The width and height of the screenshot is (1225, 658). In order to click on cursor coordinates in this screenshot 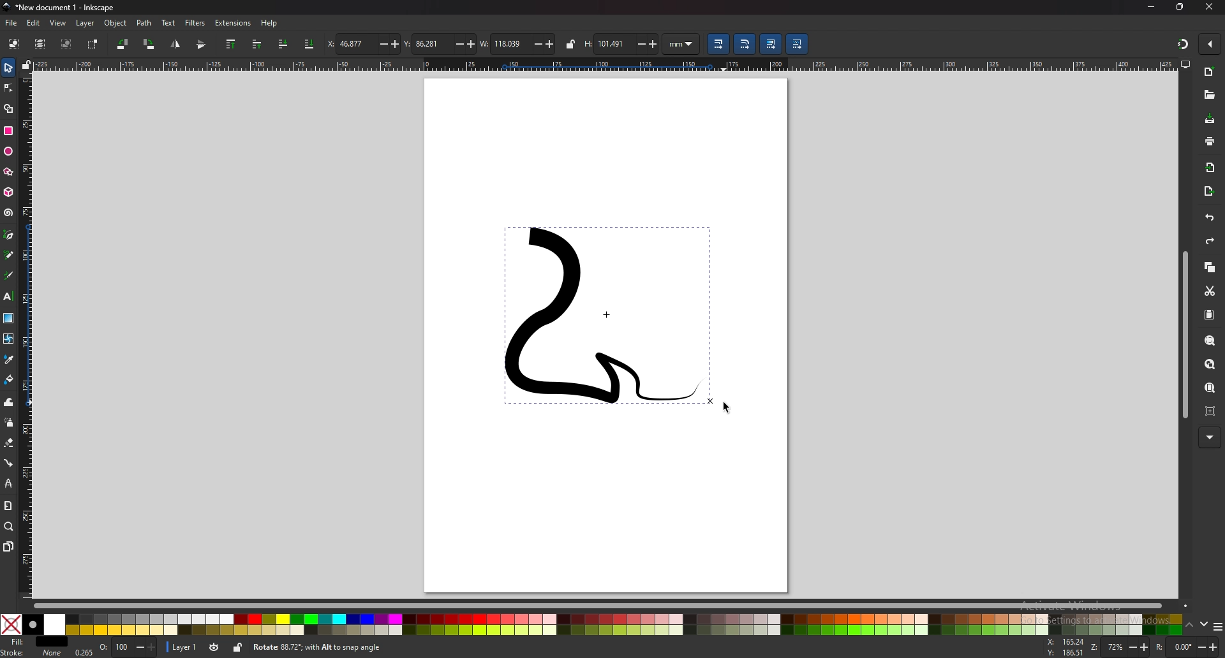, I will do `click(1065, 648)`.